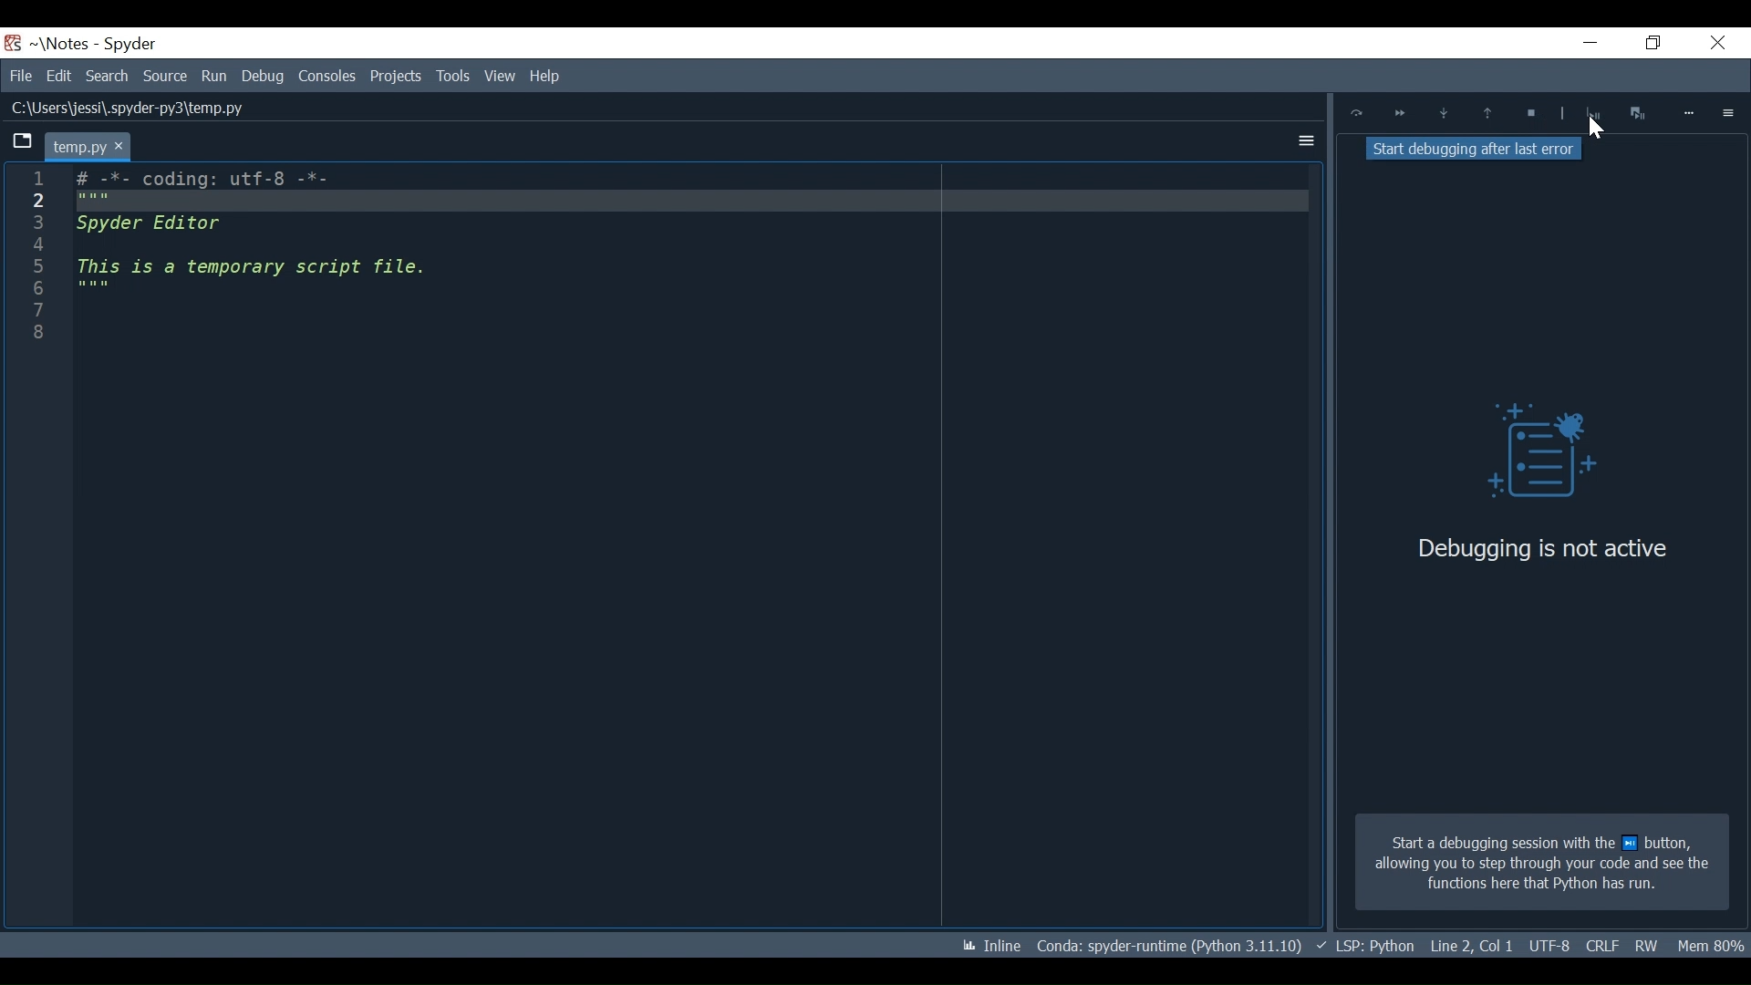  Describe the element at coordinates (87, 146) in the screenshot. I see `Current tab` at that location.